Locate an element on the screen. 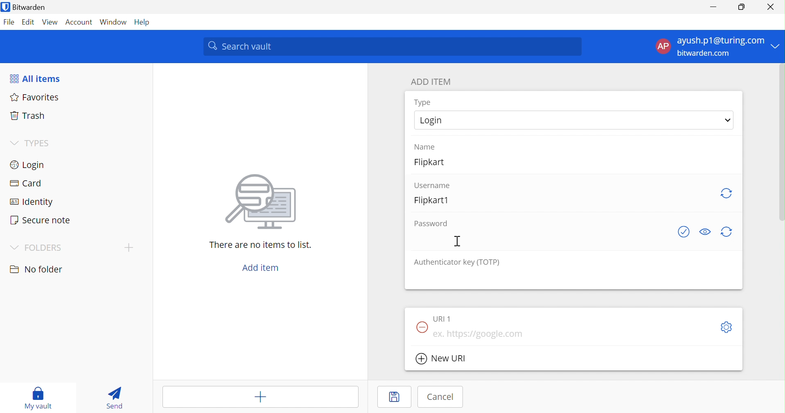  Drop Down is located at coordinates (728, 119).